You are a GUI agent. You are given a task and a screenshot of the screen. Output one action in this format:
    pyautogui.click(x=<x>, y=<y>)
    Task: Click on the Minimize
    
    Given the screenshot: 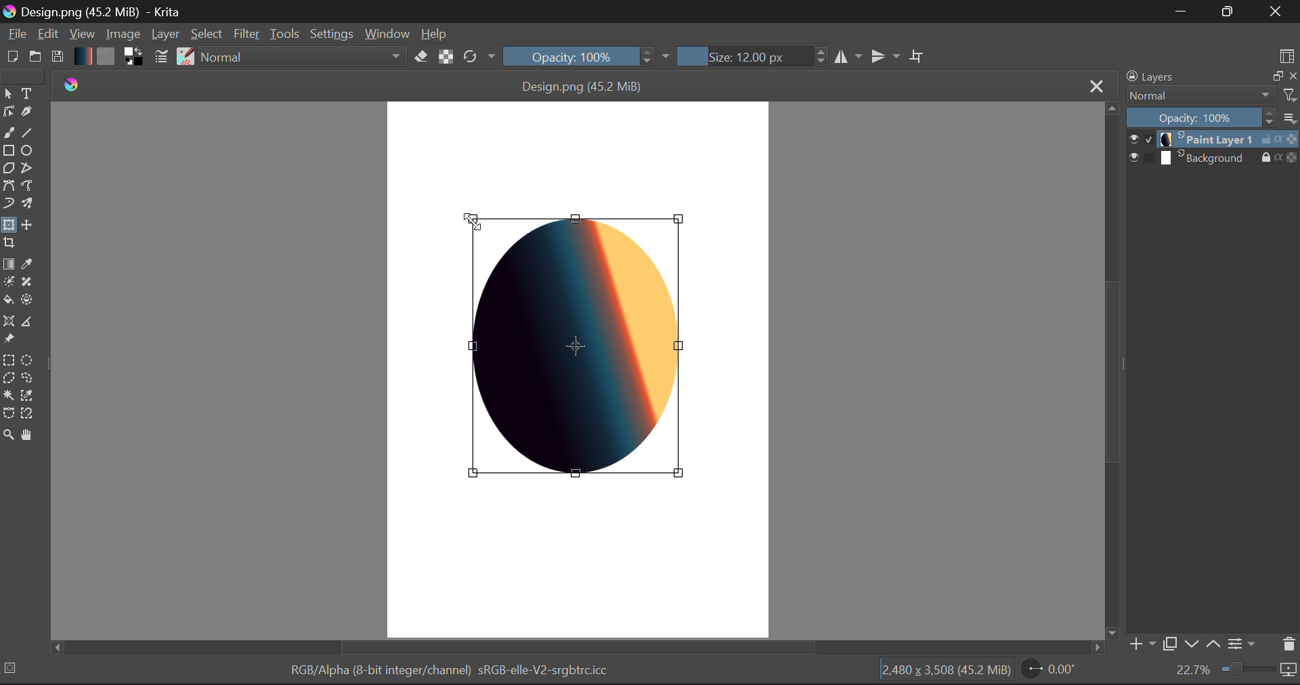 What is the action you would take?
    pyautogui.click(x=1230, y=12)
    